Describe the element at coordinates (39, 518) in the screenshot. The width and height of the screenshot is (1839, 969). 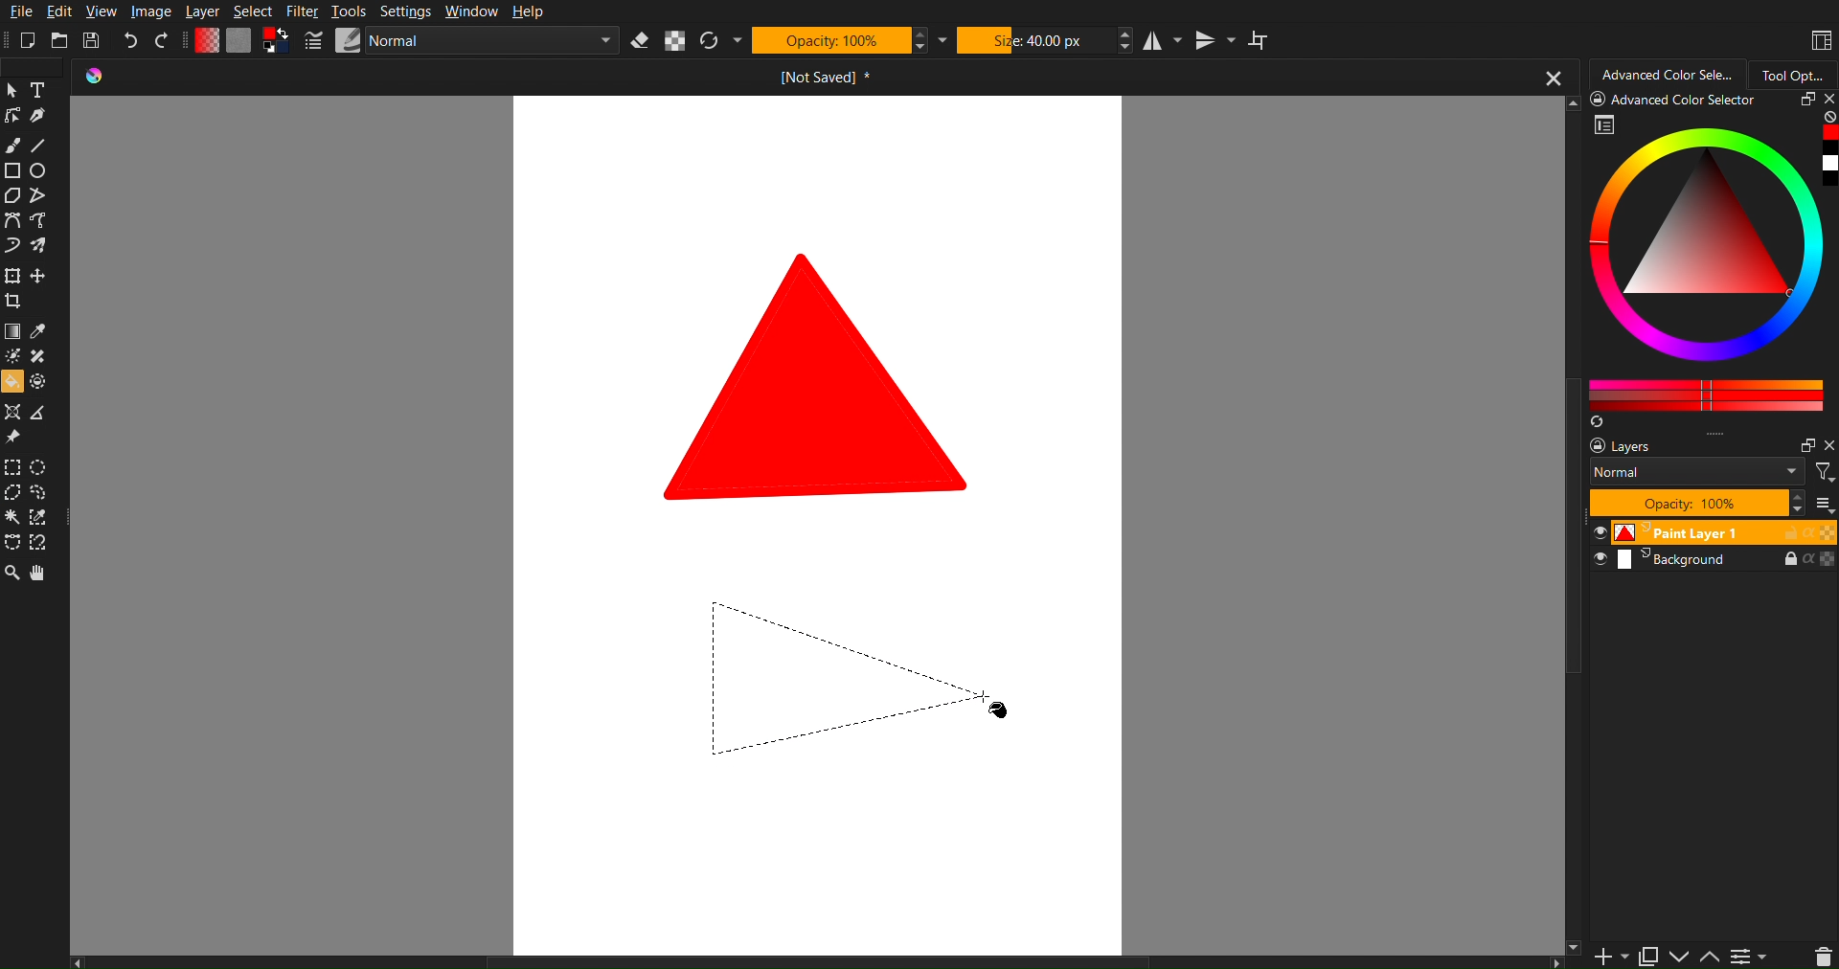
I see `Selection dropper` at that location.